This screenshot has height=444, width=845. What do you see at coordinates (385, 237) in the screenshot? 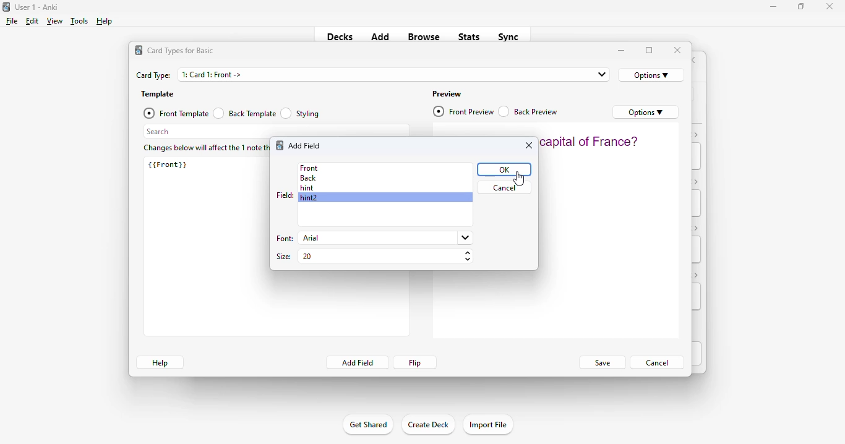
I see `arial` at bounding box center [385, 237].